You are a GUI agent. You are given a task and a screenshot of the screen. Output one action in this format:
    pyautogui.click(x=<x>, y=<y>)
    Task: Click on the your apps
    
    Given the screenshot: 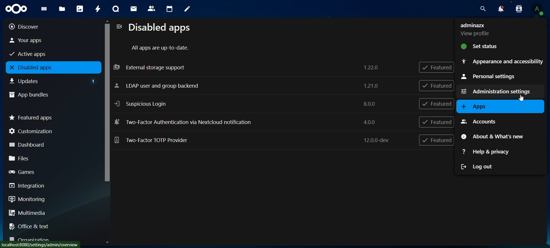 What is the action you would take?
    pyautogui.click(x=46, y=40)
    